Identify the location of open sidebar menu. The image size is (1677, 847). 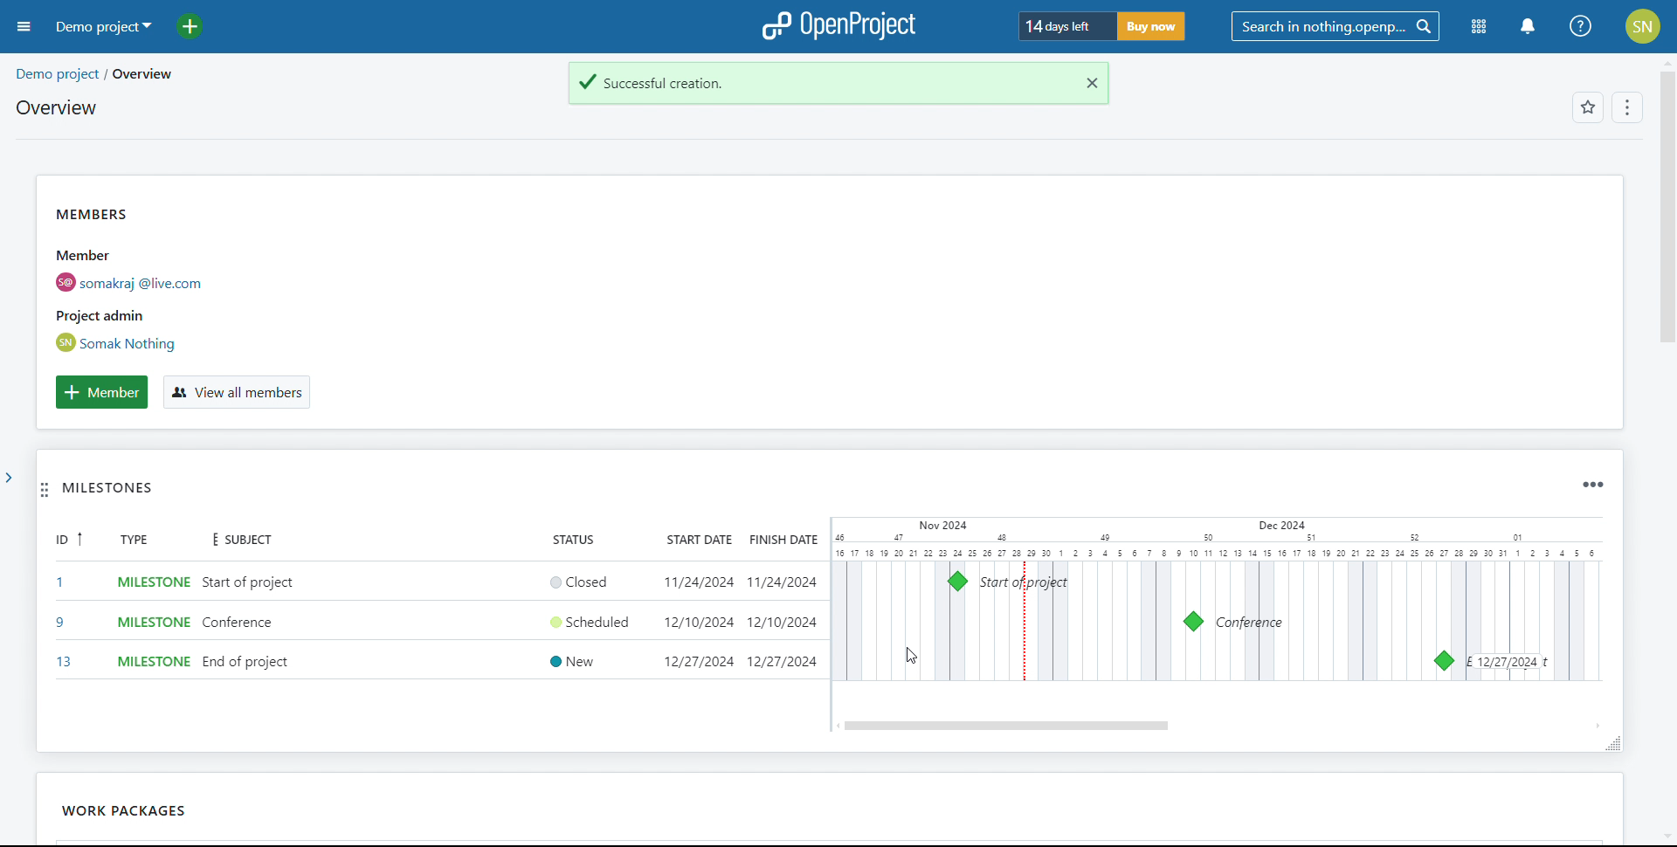
(24, 27).